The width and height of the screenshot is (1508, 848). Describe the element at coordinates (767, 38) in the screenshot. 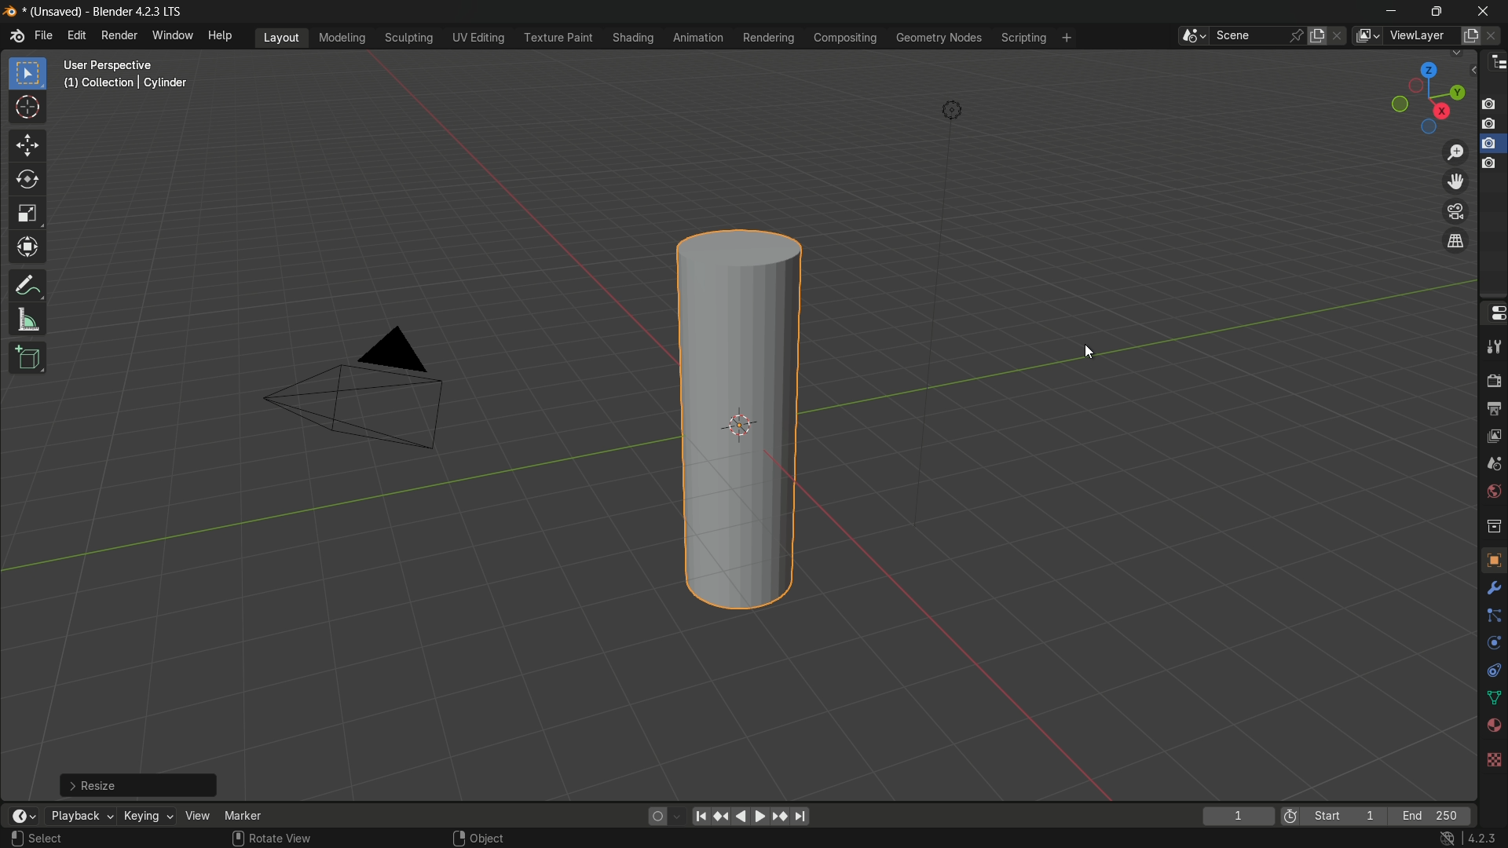

I see `rendering` at that location.